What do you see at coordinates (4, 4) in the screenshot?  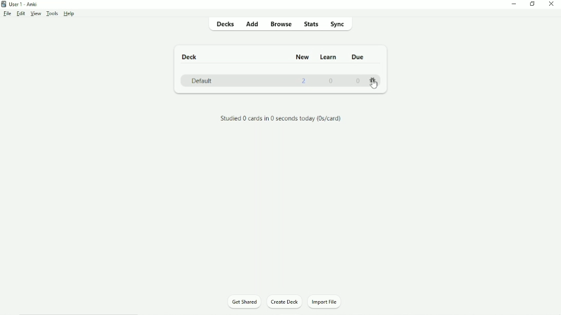 I see `Anki logo` at bounding box center [4, 4].